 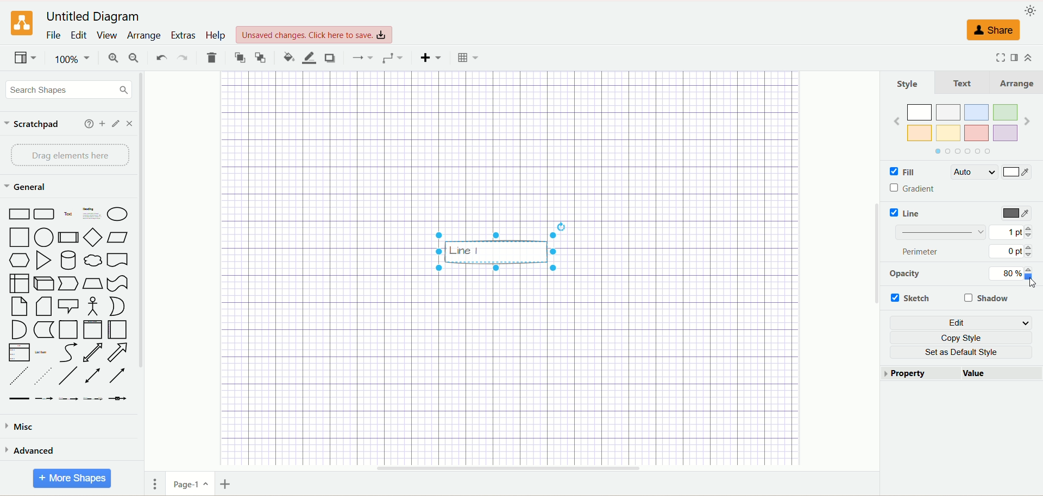 What do you see at coordinates (238, 57) in the screenshot?
I see `to front` at bounding box center [238, 57].